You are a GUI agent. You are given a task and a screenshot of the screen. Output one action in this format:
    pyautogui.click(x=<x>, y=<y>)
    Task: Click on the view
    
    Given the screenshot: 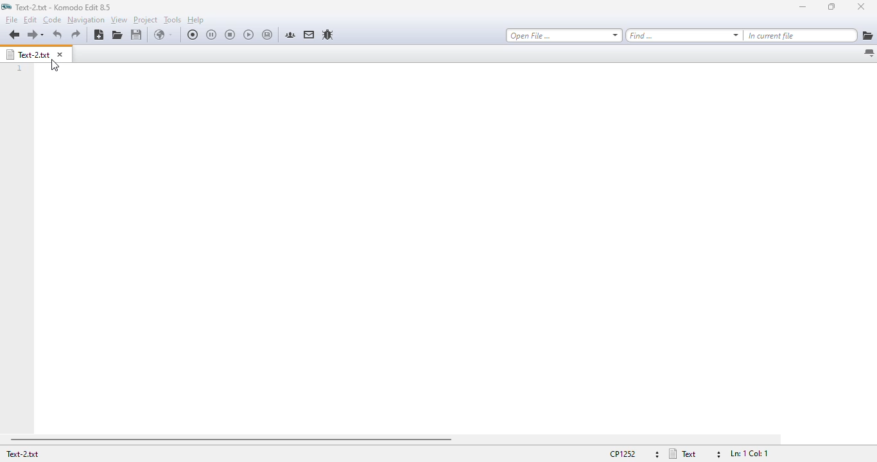 What is the action you would take?
    pyautogui.click(x=118, y=20)
    